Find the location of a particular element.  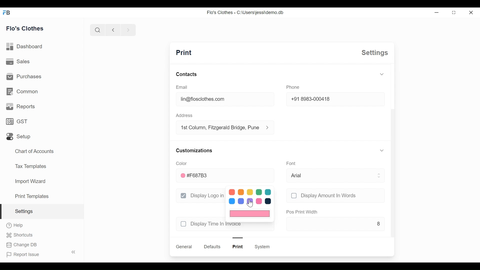

color 7 is located at coordinates (241, 201).